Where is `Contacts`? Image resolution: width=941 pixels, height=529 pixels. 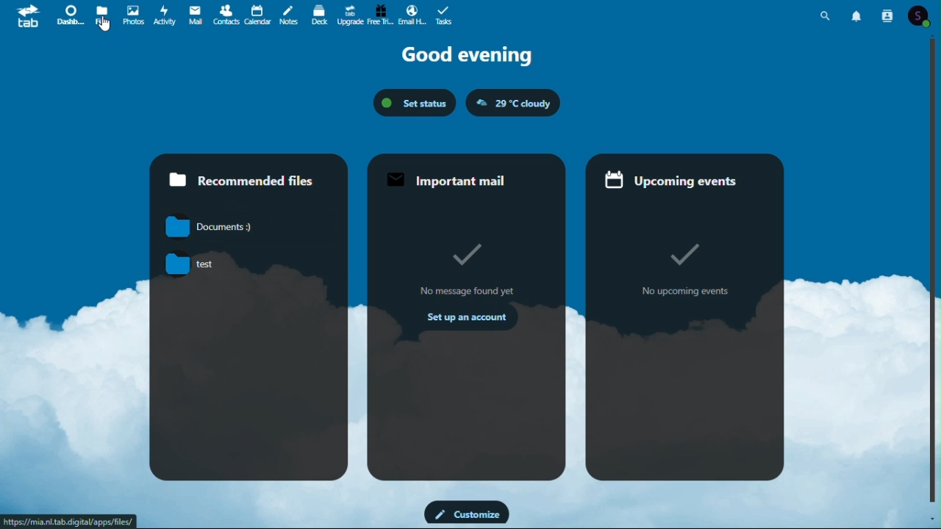 Contacts is located at coordinates (226, 14).